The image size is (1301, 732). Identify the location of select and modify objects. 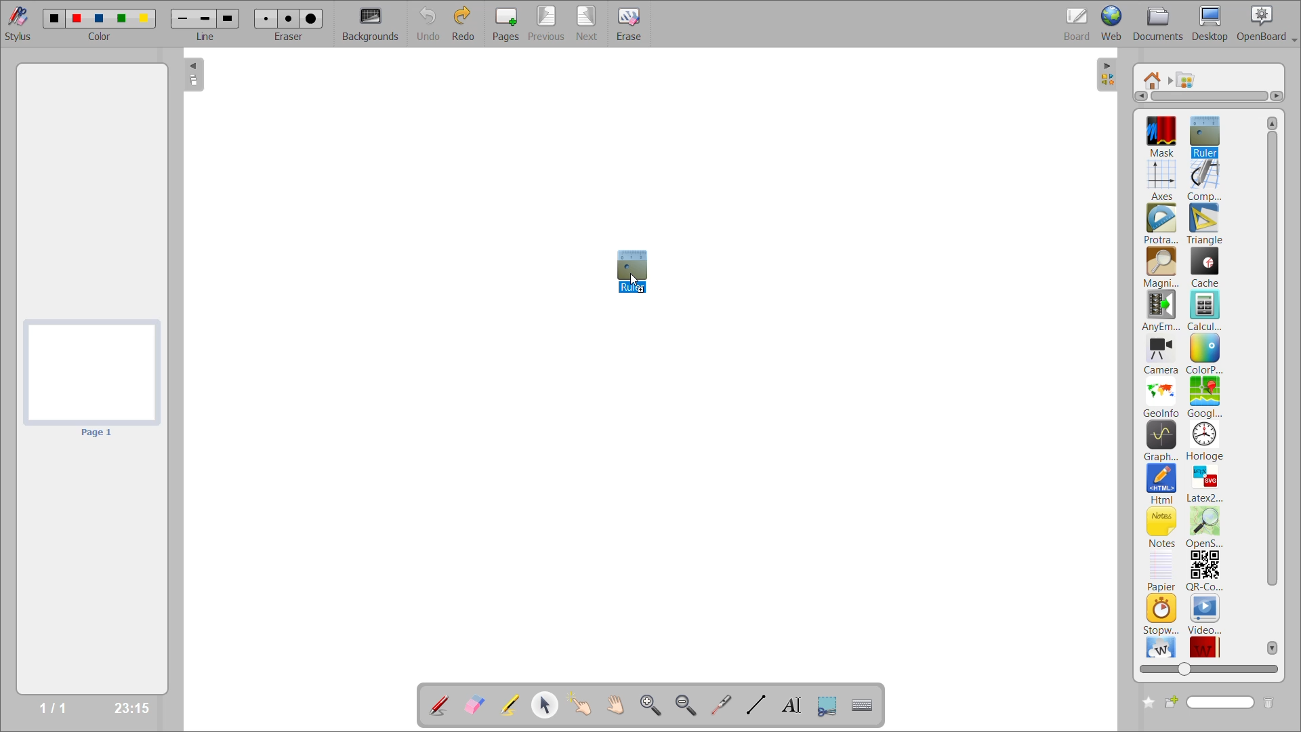
(548, 706).